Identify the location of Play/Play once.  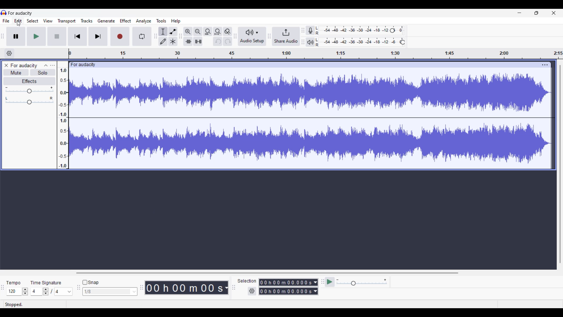
(36, 36).